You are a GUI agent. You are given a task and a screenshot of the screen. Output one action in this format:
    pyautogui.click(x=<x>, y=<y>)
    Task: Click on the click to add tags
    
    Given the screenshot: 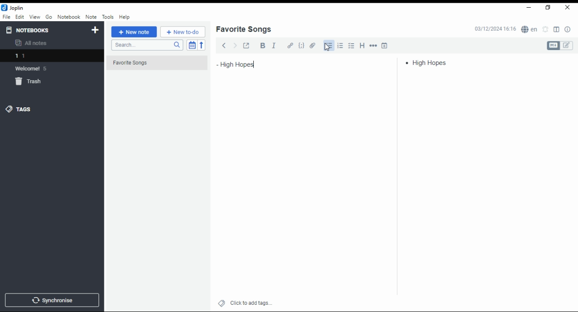 What is the action you would take?
    pyautogui.click(x=251, y=302)
    